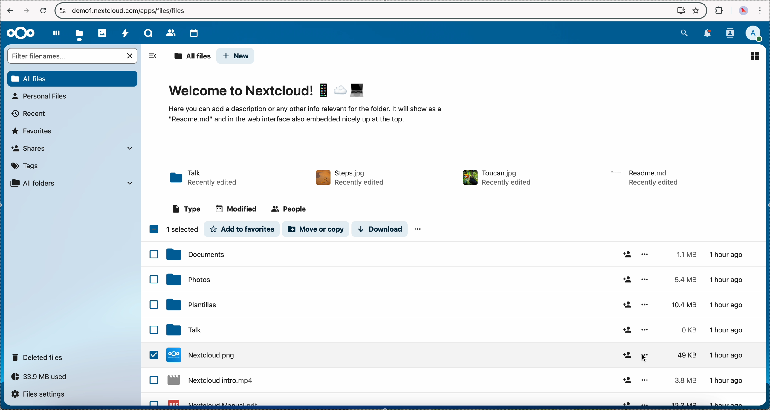 The image size is (770, 410). What do you see at coordinates (25, 11) in the screenshot?
I see `navigate foward` at bounding box center [25, 11].